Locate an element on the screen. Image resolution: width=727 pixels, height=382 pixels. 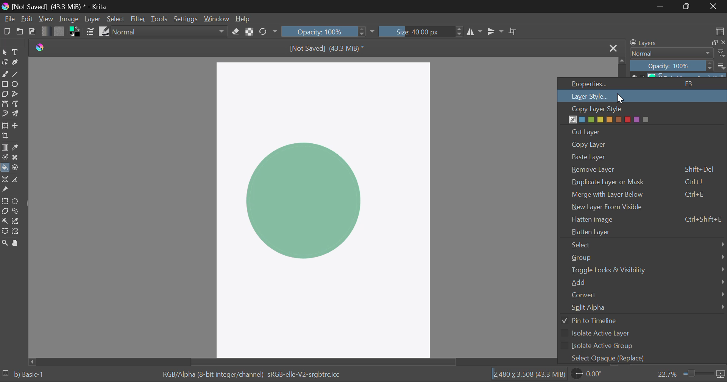
Cursor on Layer Style is located at coordinates (641, 96).